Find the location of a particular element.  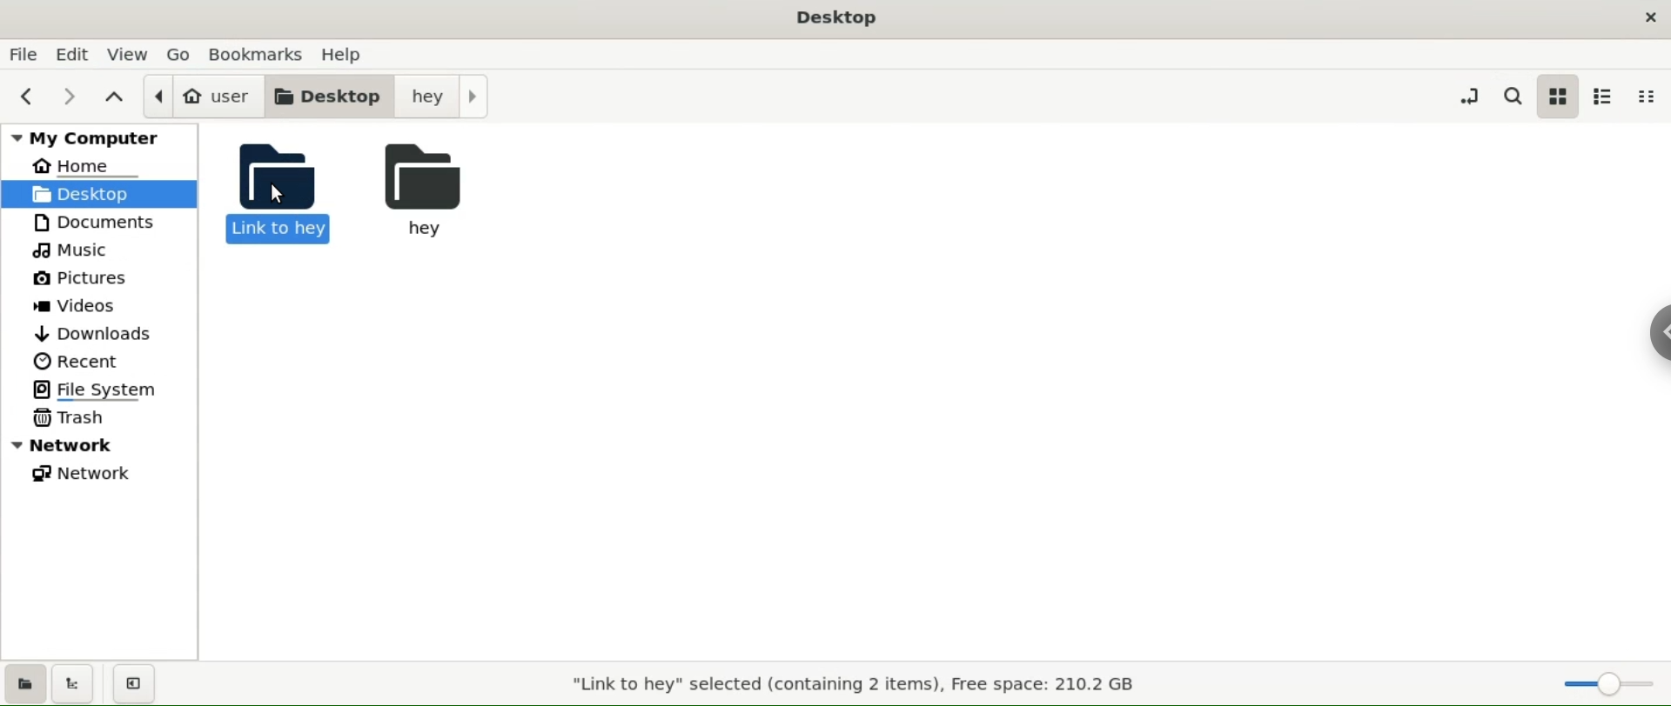

downloads is located at coordinates (100, 336).